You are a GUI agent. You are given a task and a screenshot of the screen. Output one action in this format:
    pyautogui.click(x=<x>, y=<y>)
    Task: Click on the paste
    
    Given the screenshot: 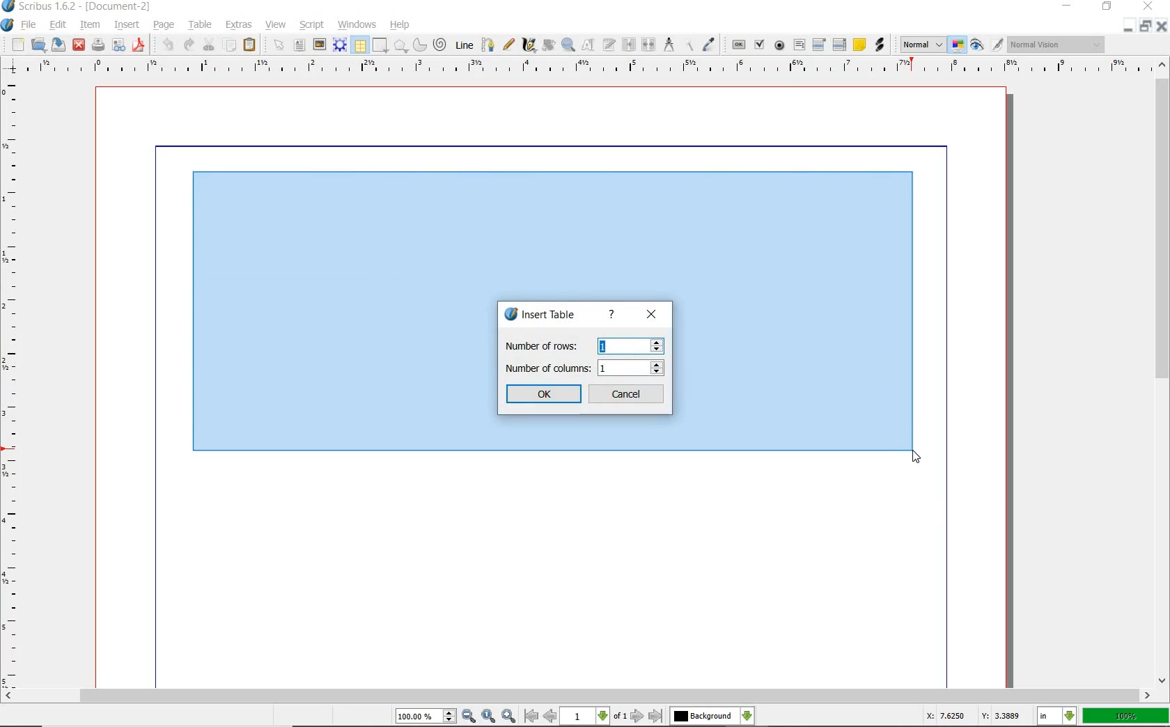 What is the action you would take?
    pyautogui.click(x=250, y=46)
    